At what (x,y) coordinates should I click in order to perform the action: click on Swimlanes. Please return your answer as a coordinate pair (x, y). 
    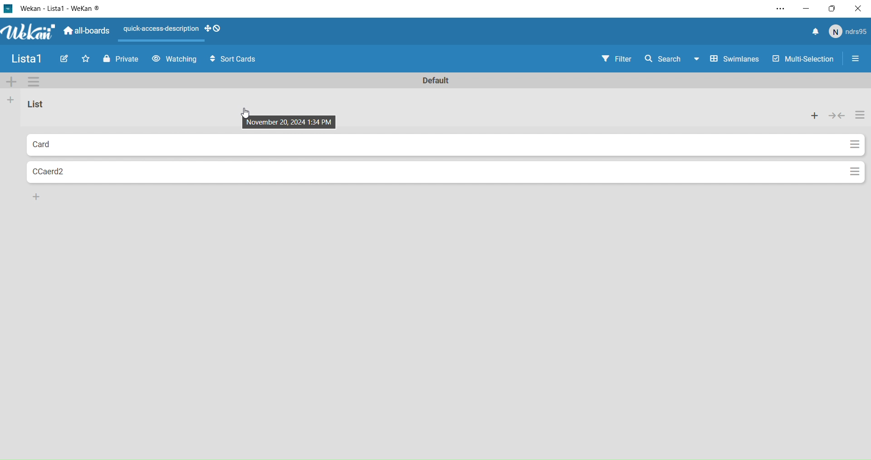
    Looking at the image, I should click on (732, 59).